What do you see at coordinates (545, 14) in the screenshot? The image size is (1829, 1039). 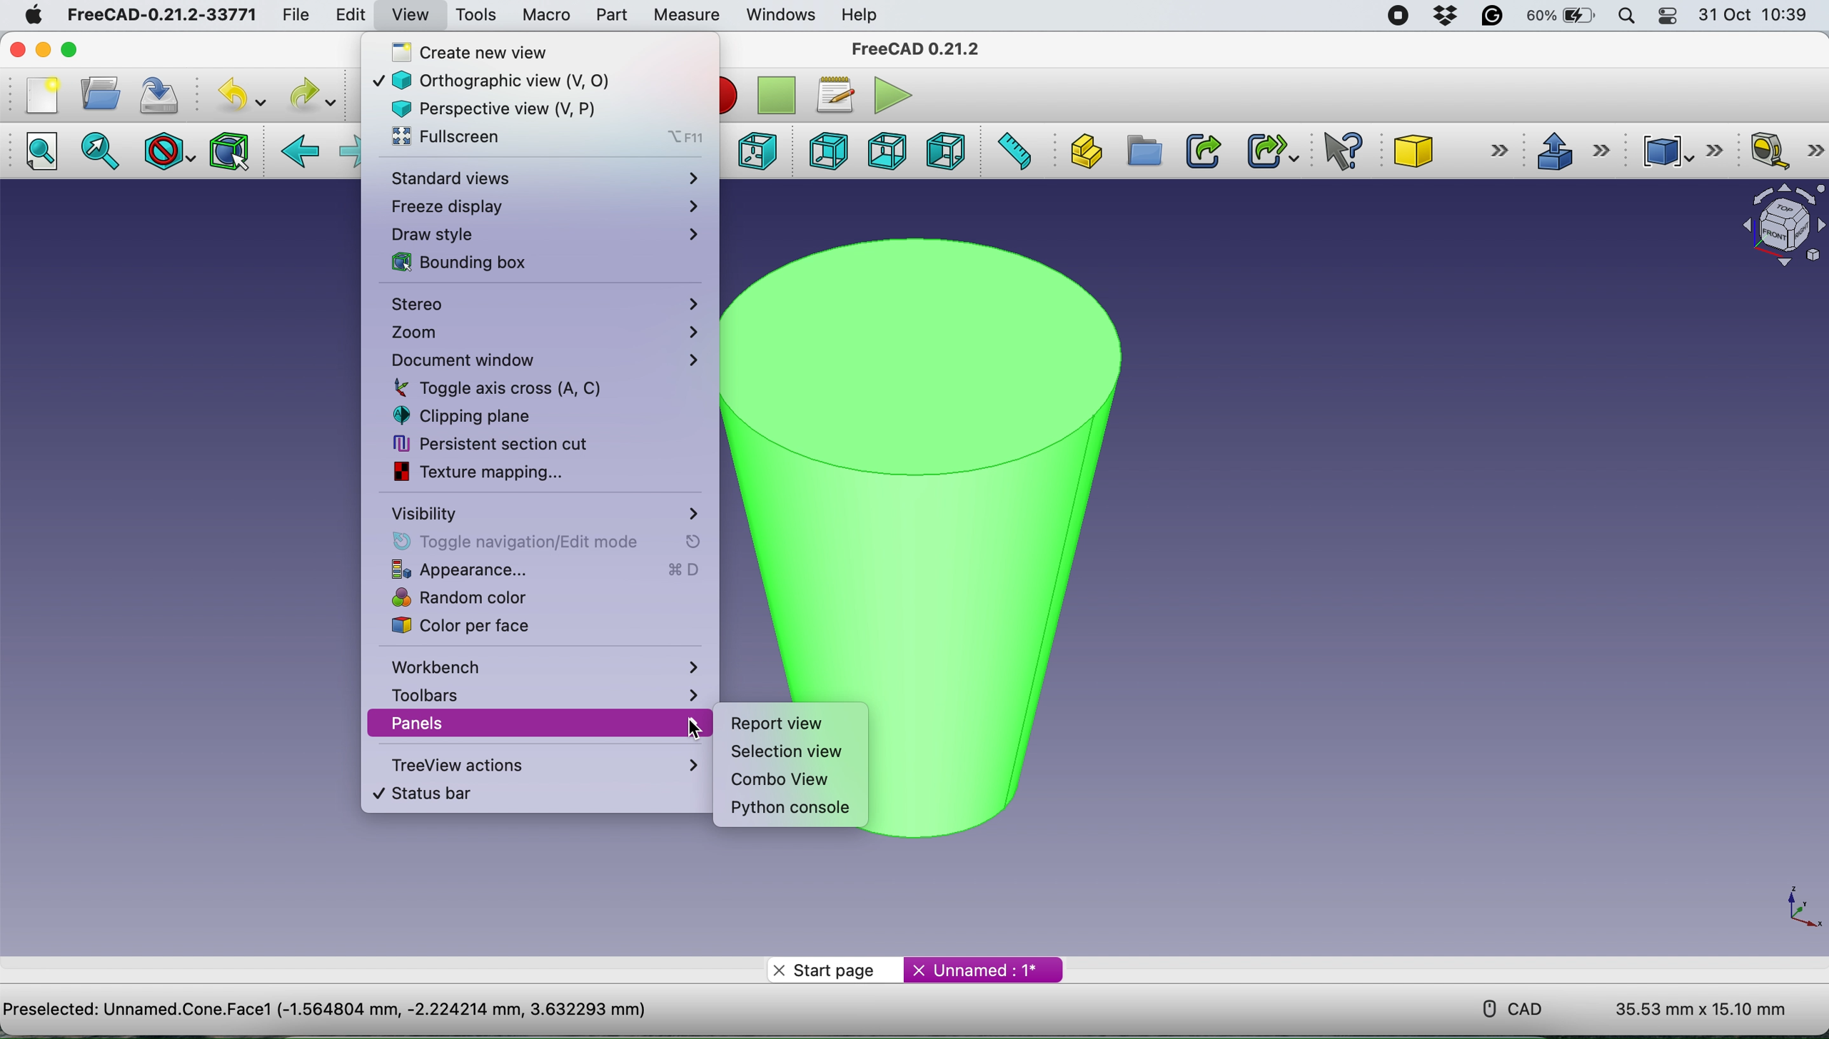 I see `macro` at bounding box center [545, 14].